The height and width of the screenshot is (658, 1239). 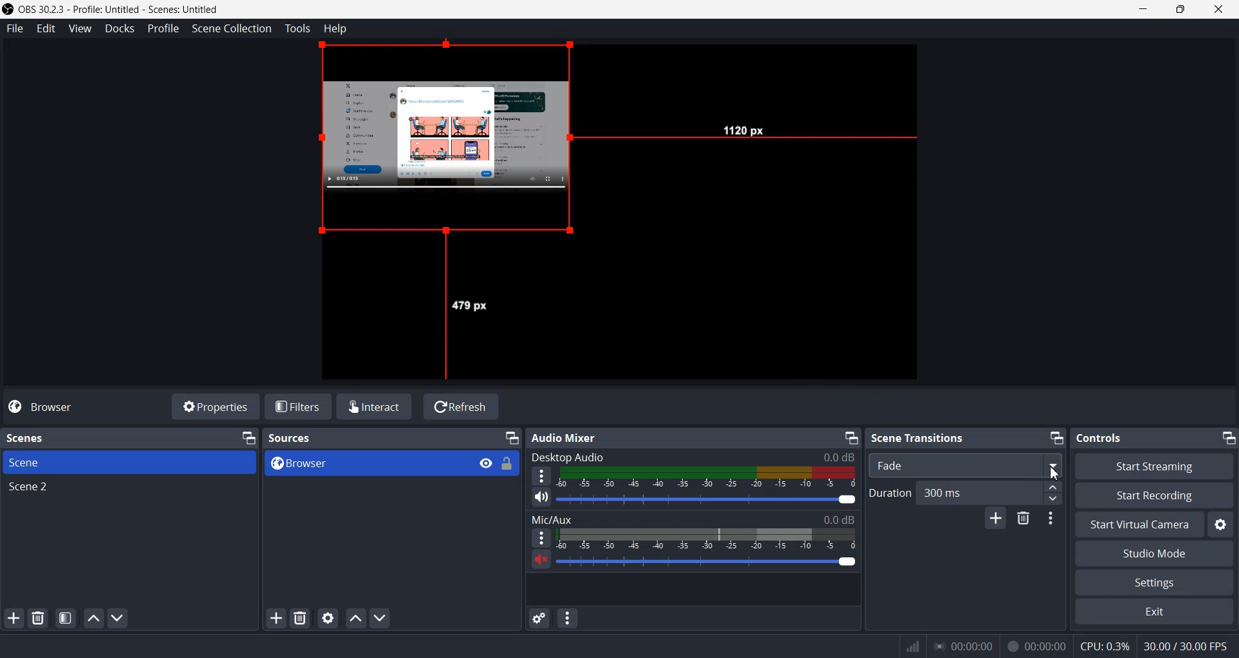 What do you see at coordinates (248, 437) in the screenshot?
I see `Minimize` at bounding box center [248, 437].